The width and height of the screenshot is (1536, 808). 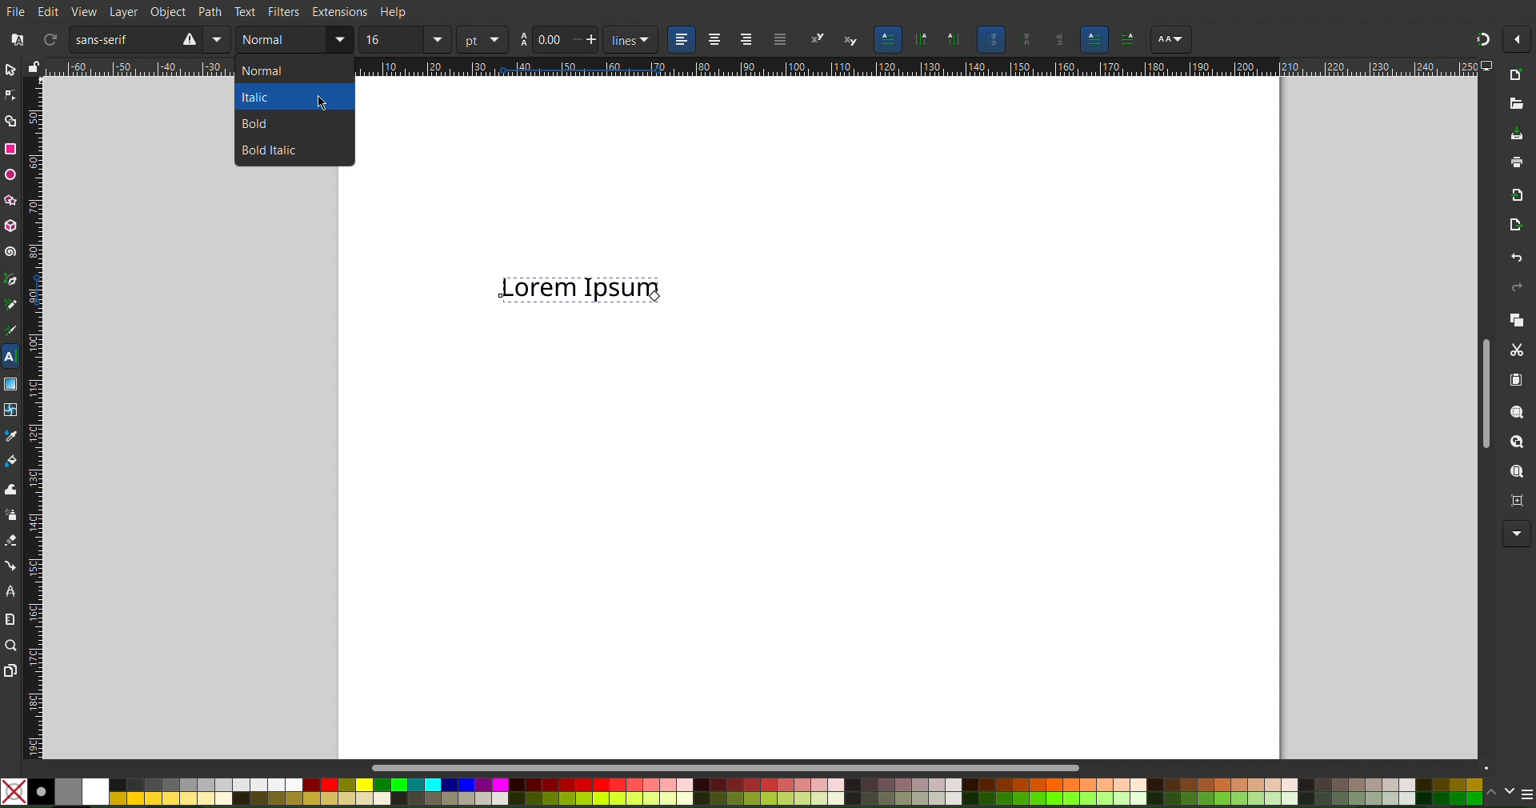 What do you see at coordinates (1515, 290) in the screenshot?
I see `Redo` at bounding box center [1515, 290].